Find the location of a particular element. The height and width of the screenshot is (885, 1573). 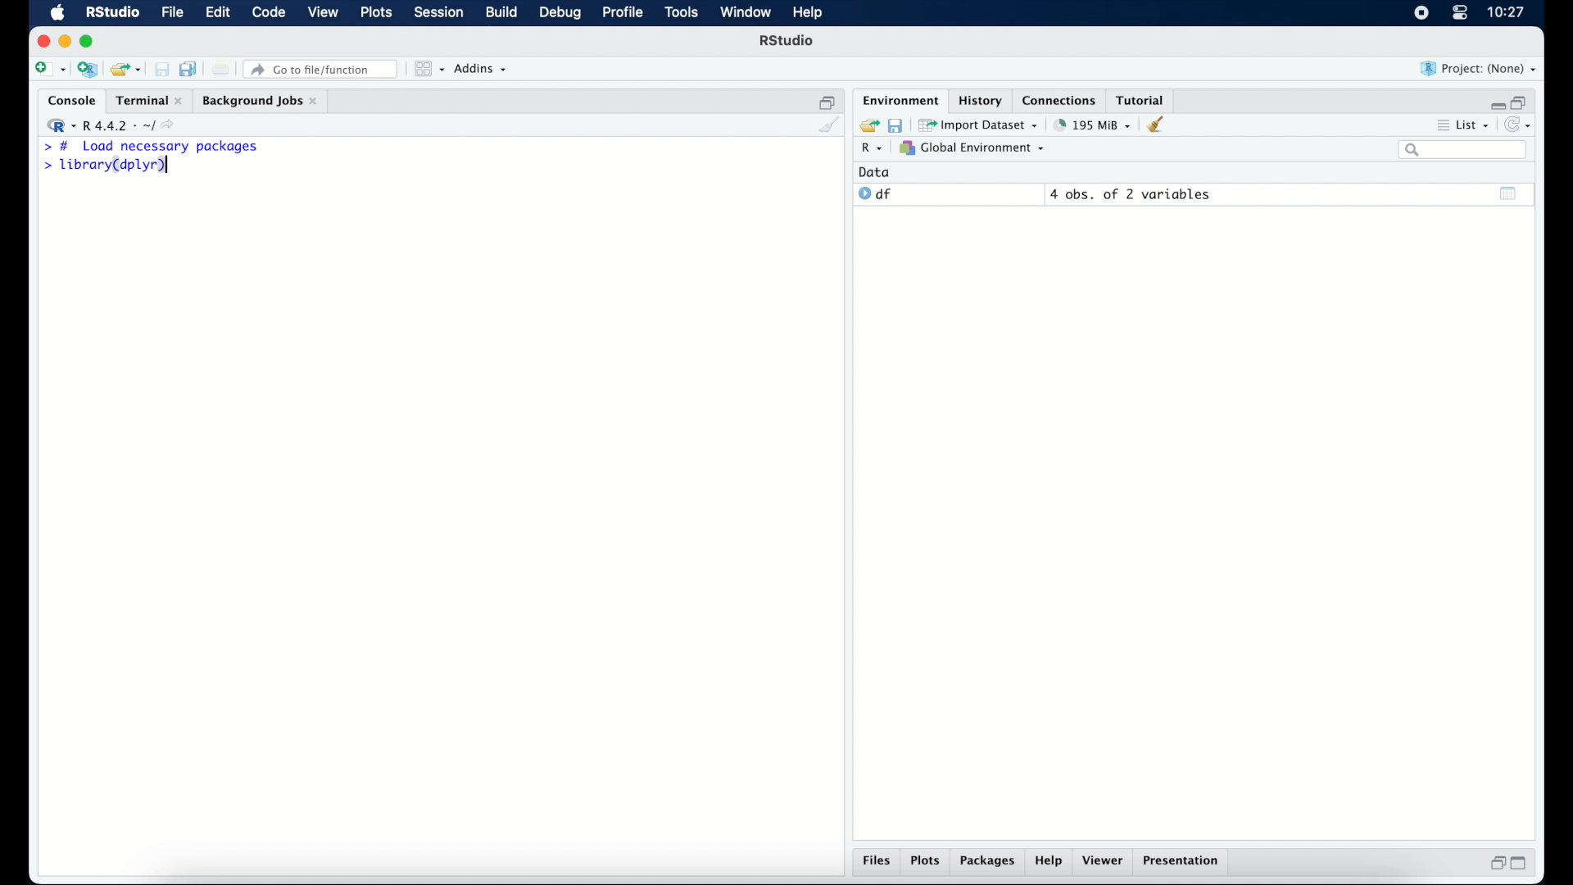

go to file/function is located at coordinates (321, 69).